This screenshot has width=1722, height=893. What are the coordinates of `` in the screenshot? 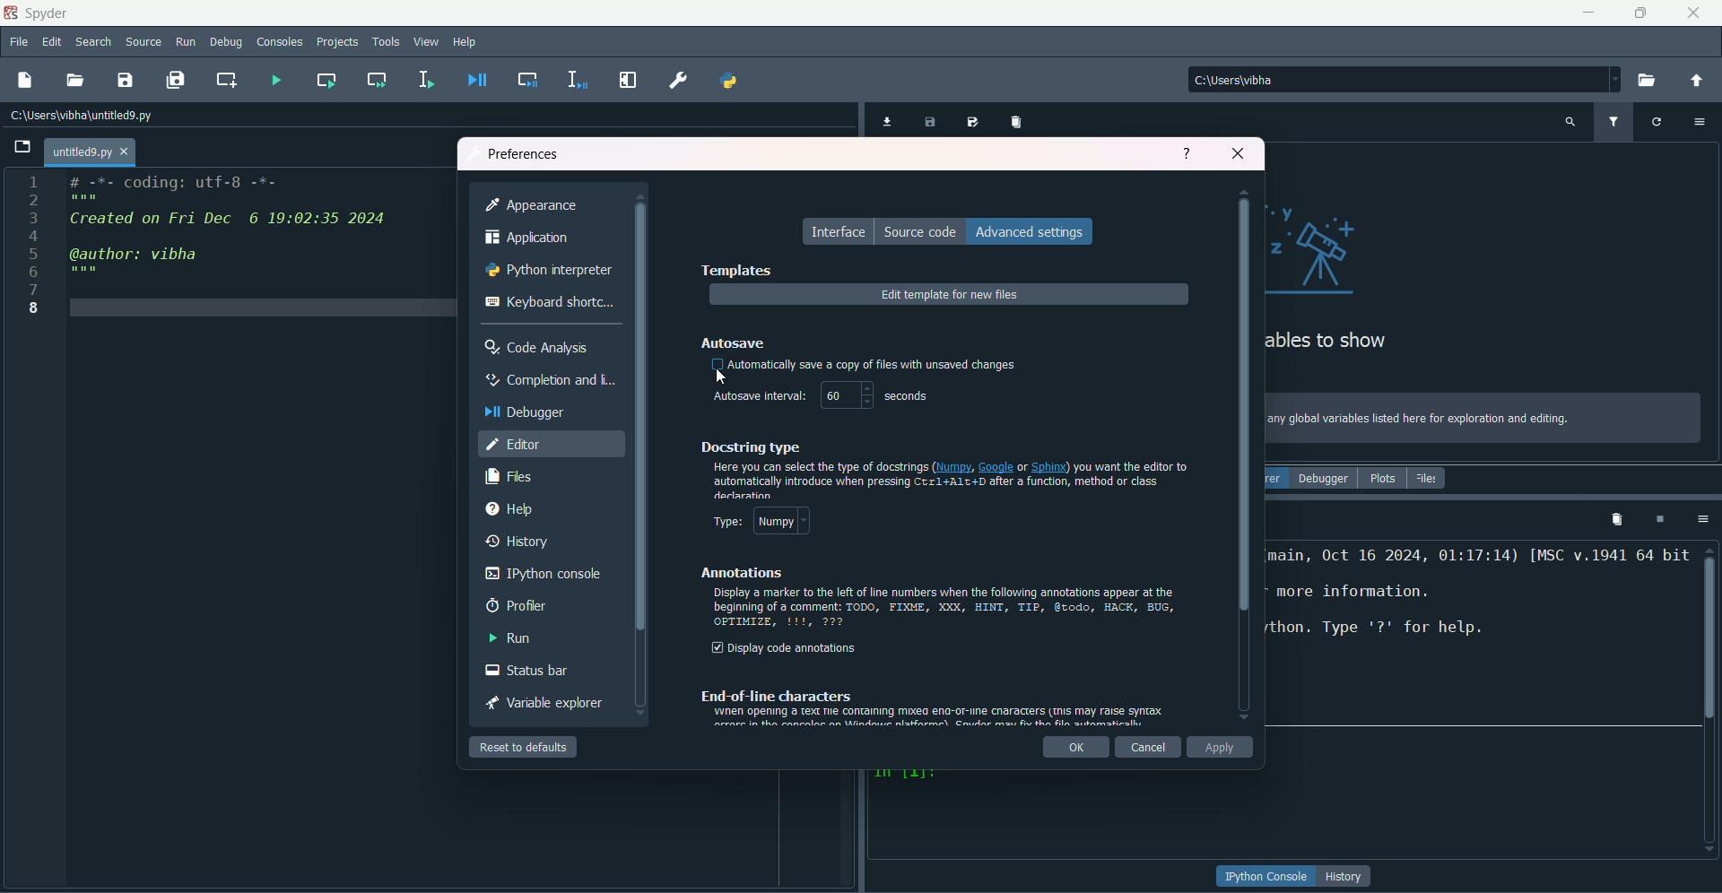 It's located at (338, 44).